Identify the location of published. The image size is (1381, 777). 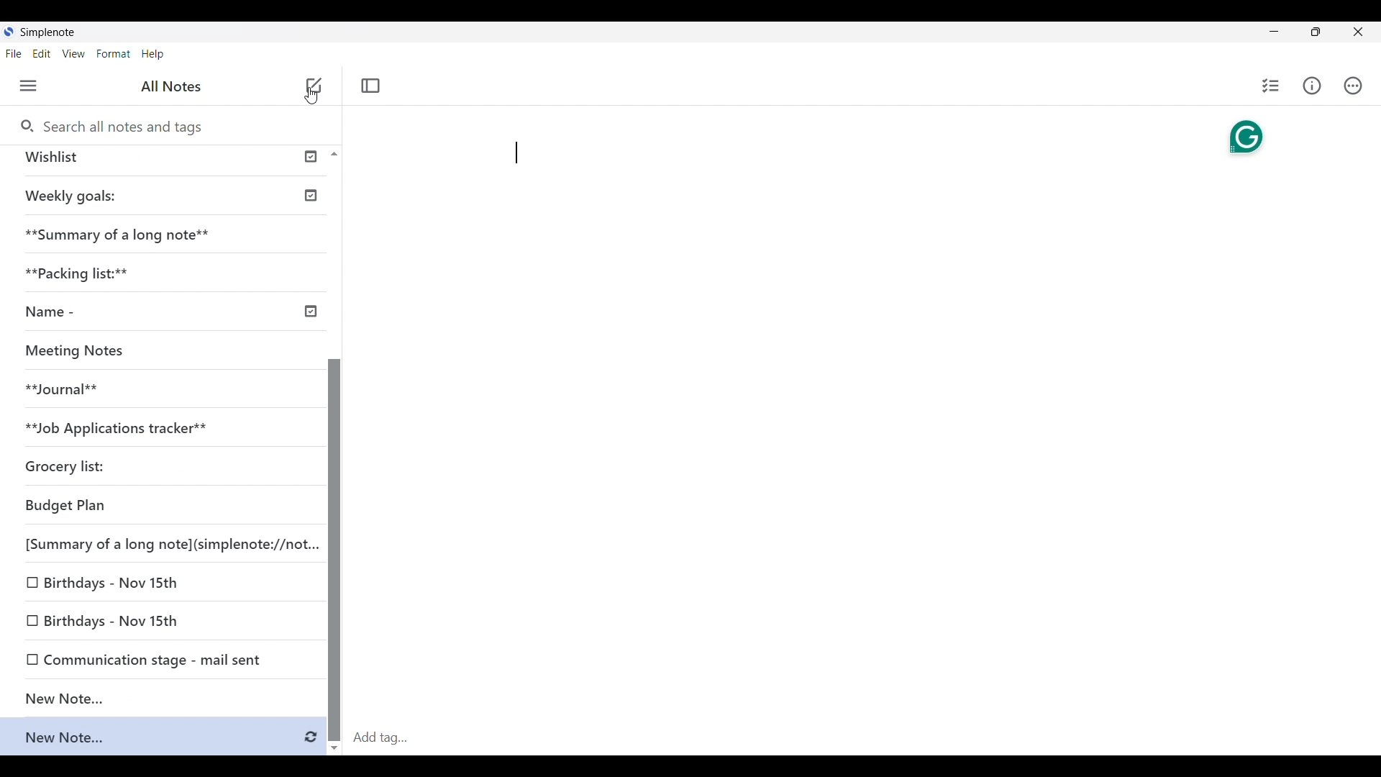
(311, 309).